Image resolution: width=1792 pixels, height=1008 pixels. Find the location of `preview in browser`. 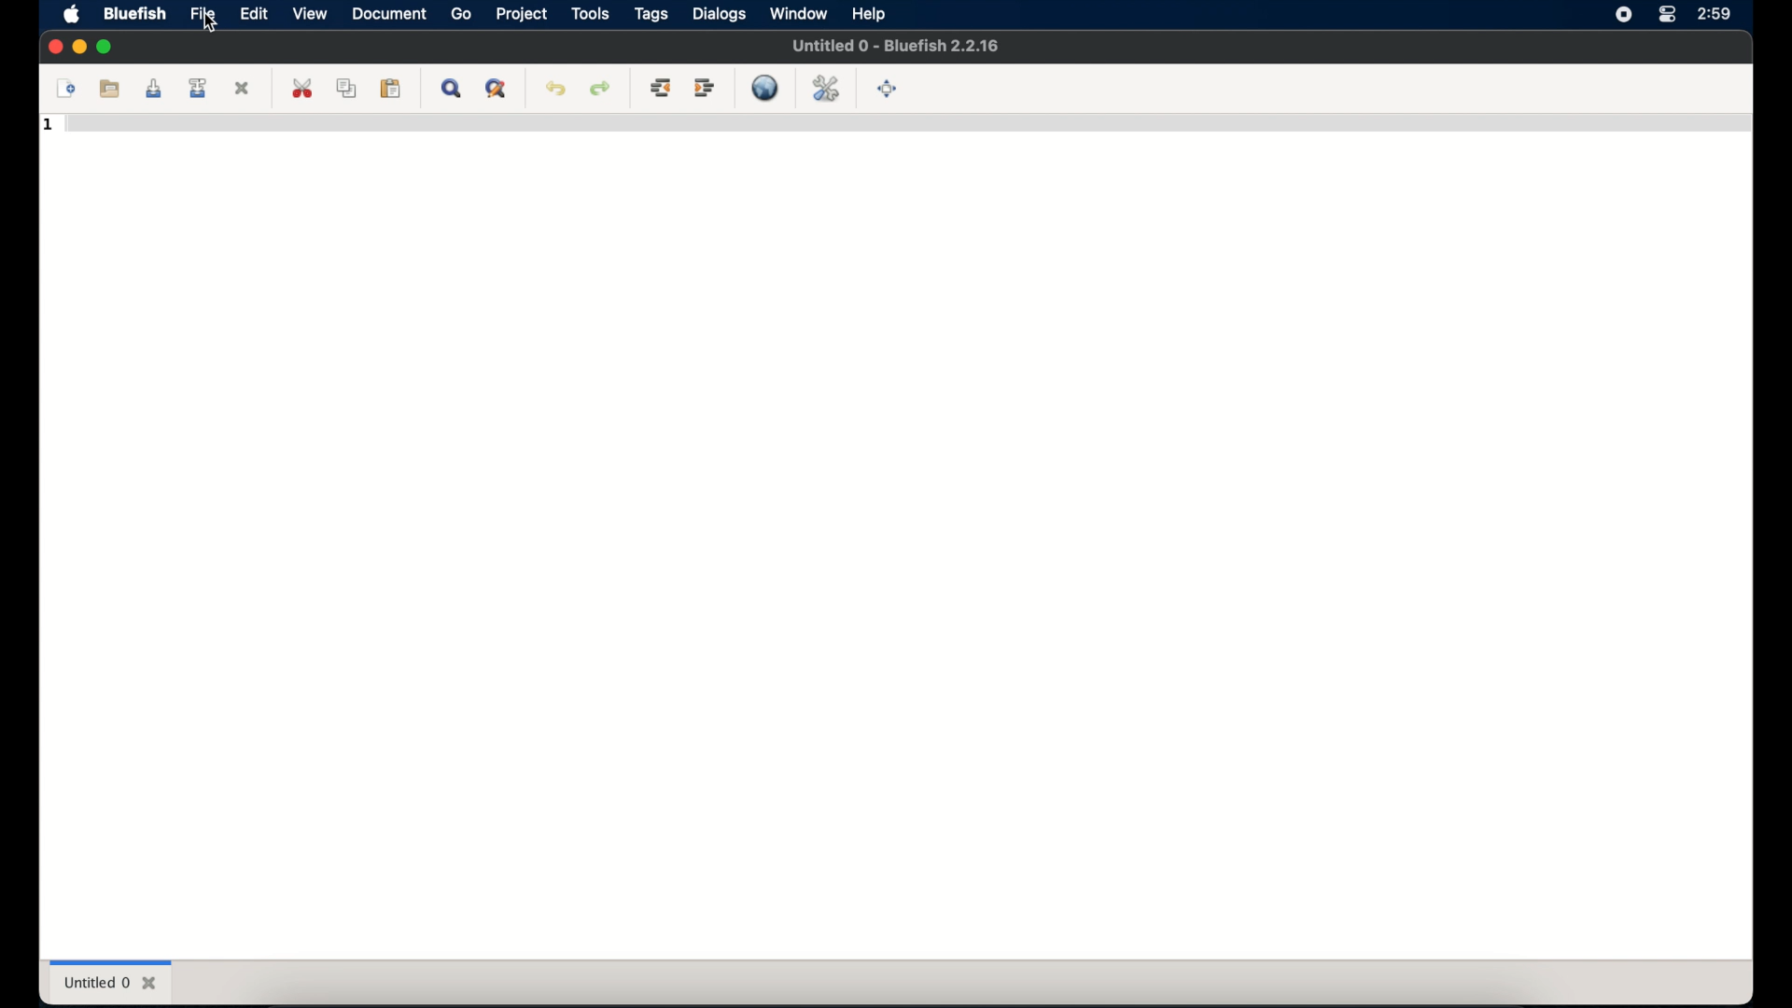

preview in browser is located at coordinates (765, 88).